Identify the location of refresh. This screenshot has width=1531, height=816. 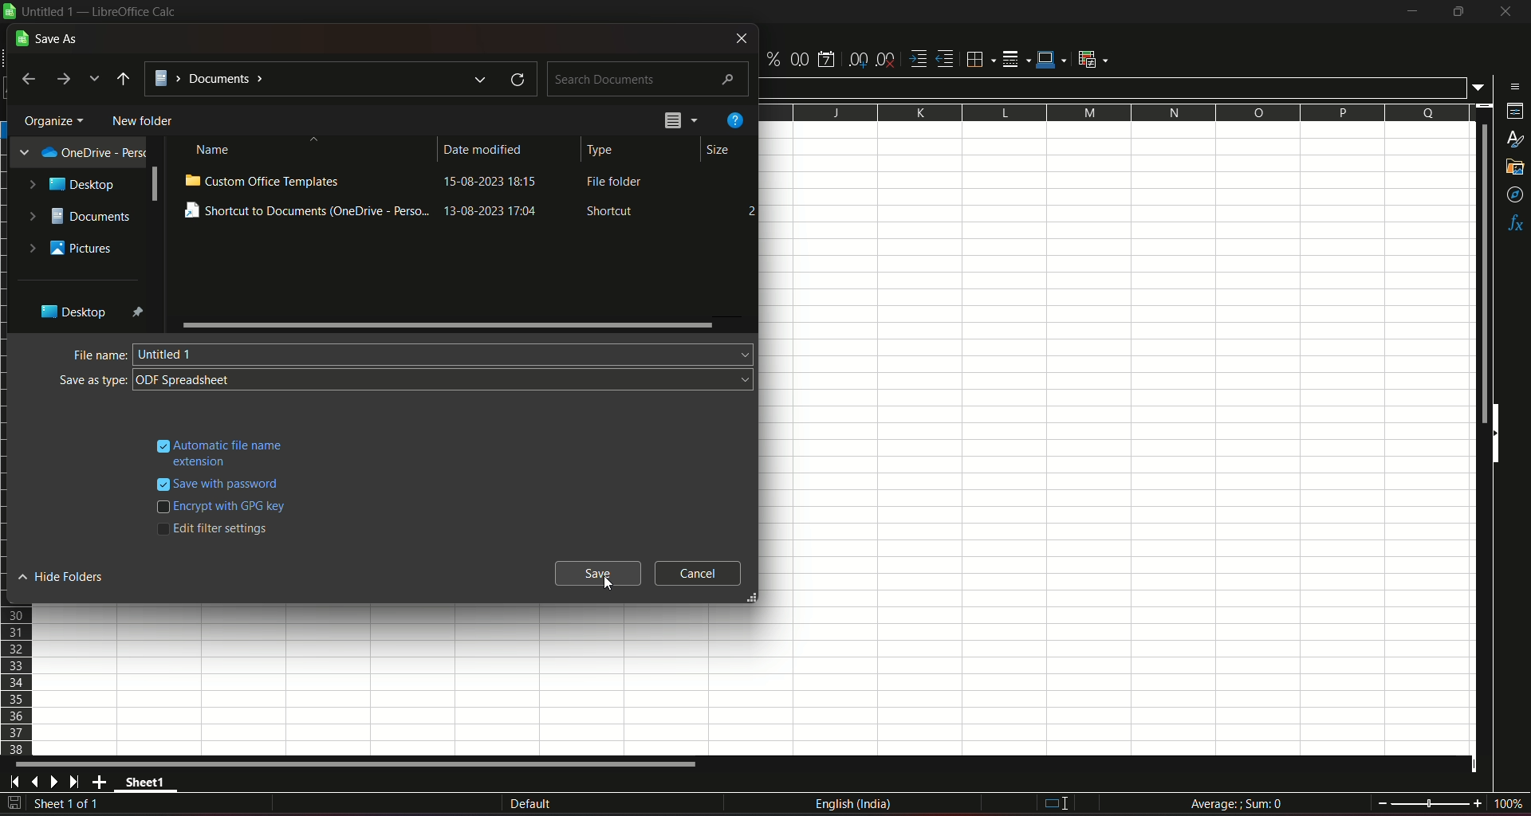
(514, 79).